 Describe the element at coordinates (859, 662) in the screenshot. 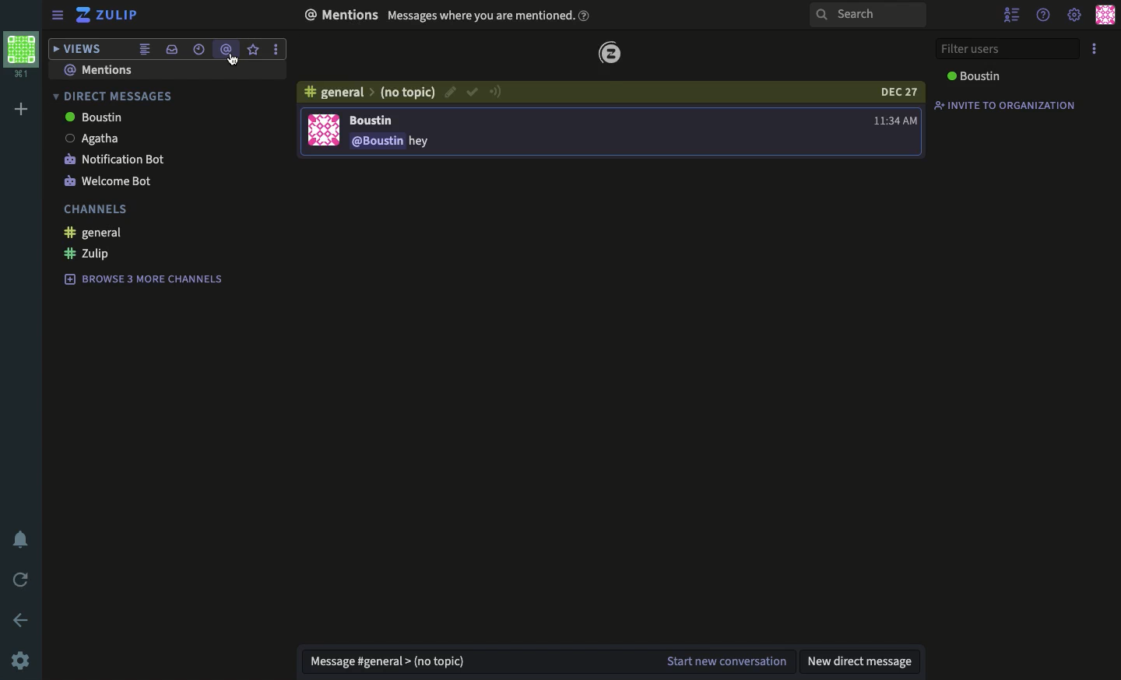

I see `new dm` at that location.